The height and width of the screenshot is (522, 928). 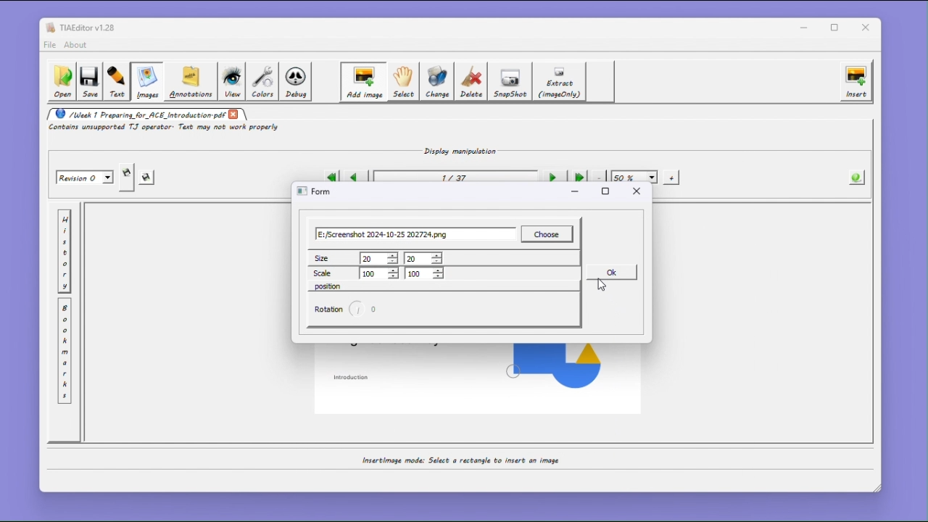 I want to click on rotation, so click(x=328, y=310).